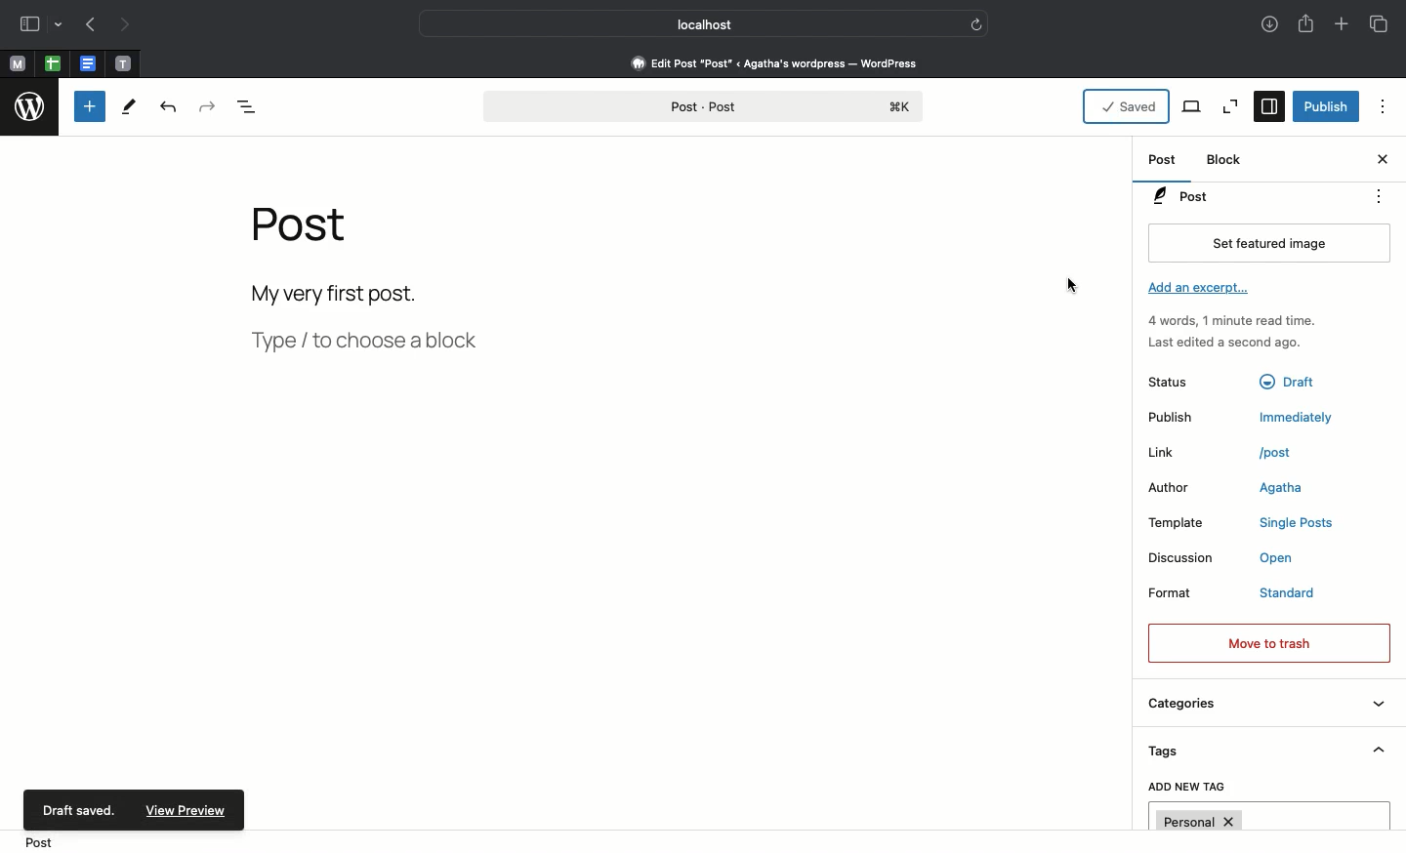 This screenshot has height=853, width=1406. I want to click on Share, so click(1305, 25).